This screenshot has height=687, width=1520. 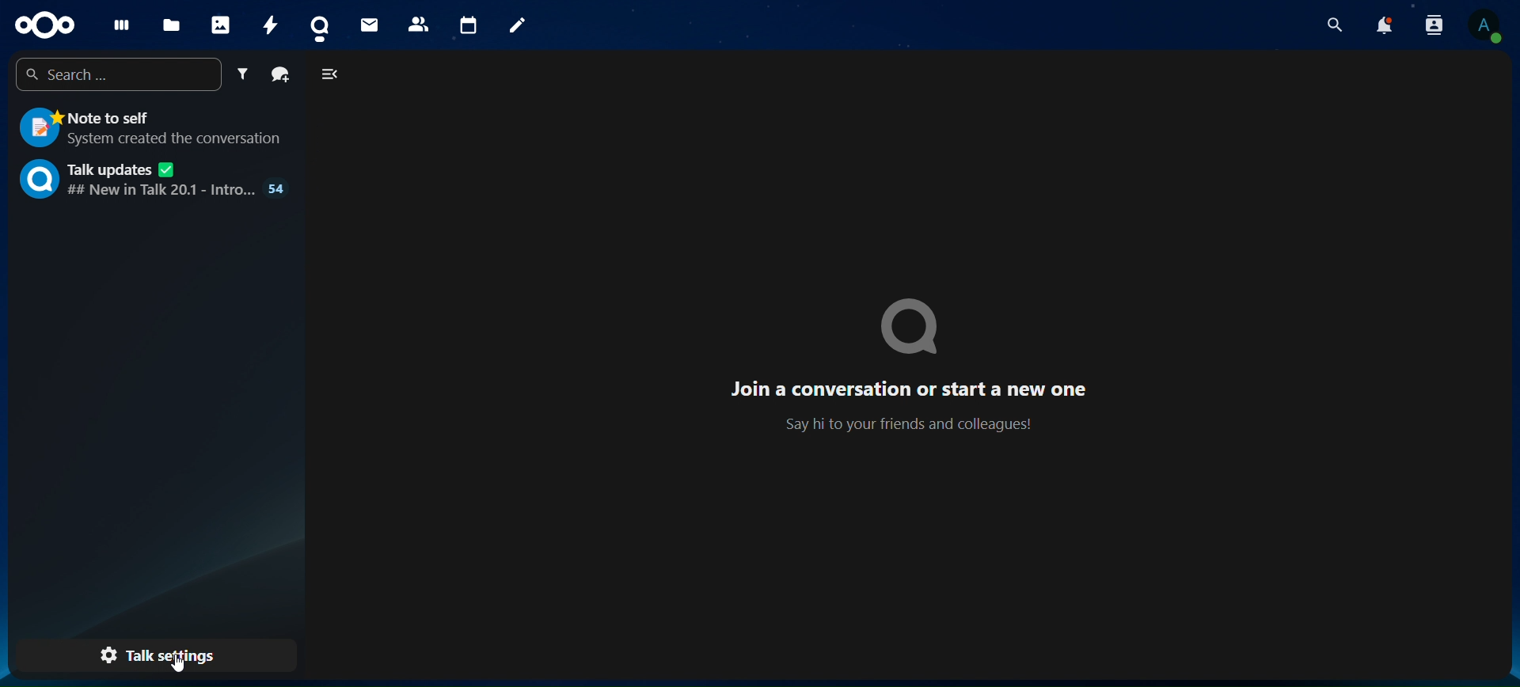 I want to click on text, so click(x=915, y=361).